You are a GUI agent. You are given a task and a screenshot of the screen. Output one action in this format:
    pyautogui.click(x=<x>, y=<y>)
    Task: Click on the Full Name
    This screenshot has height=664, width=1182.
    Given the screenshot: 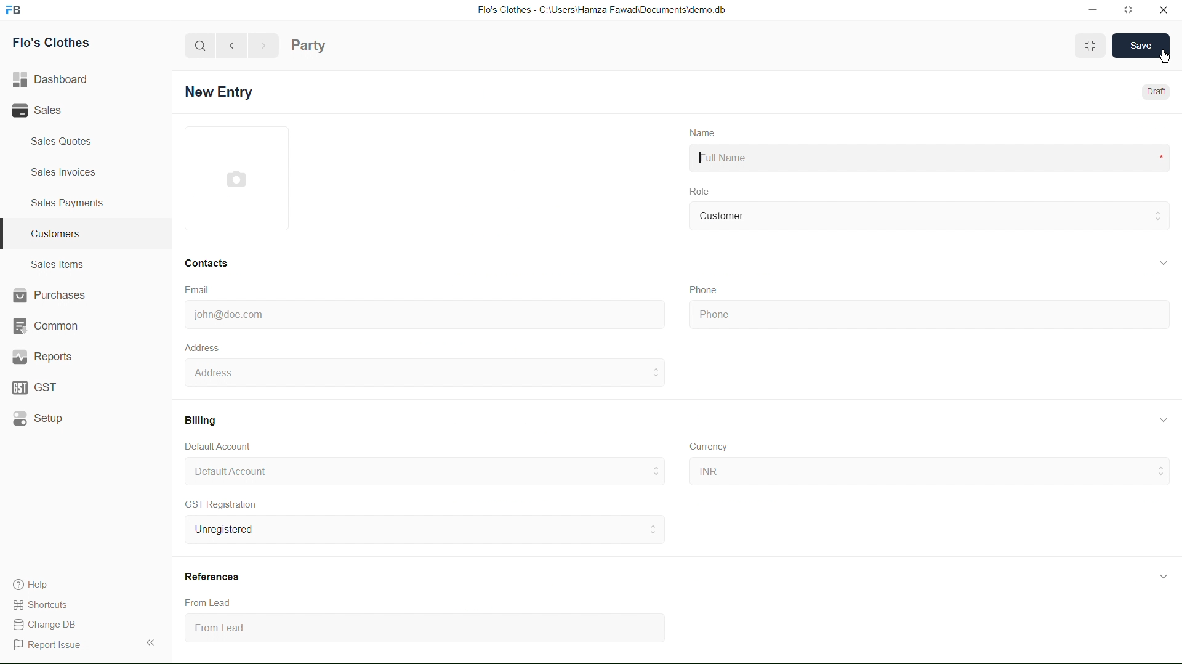 What is the action you would take?
    pyautogui.click(x=928, y=159)
    